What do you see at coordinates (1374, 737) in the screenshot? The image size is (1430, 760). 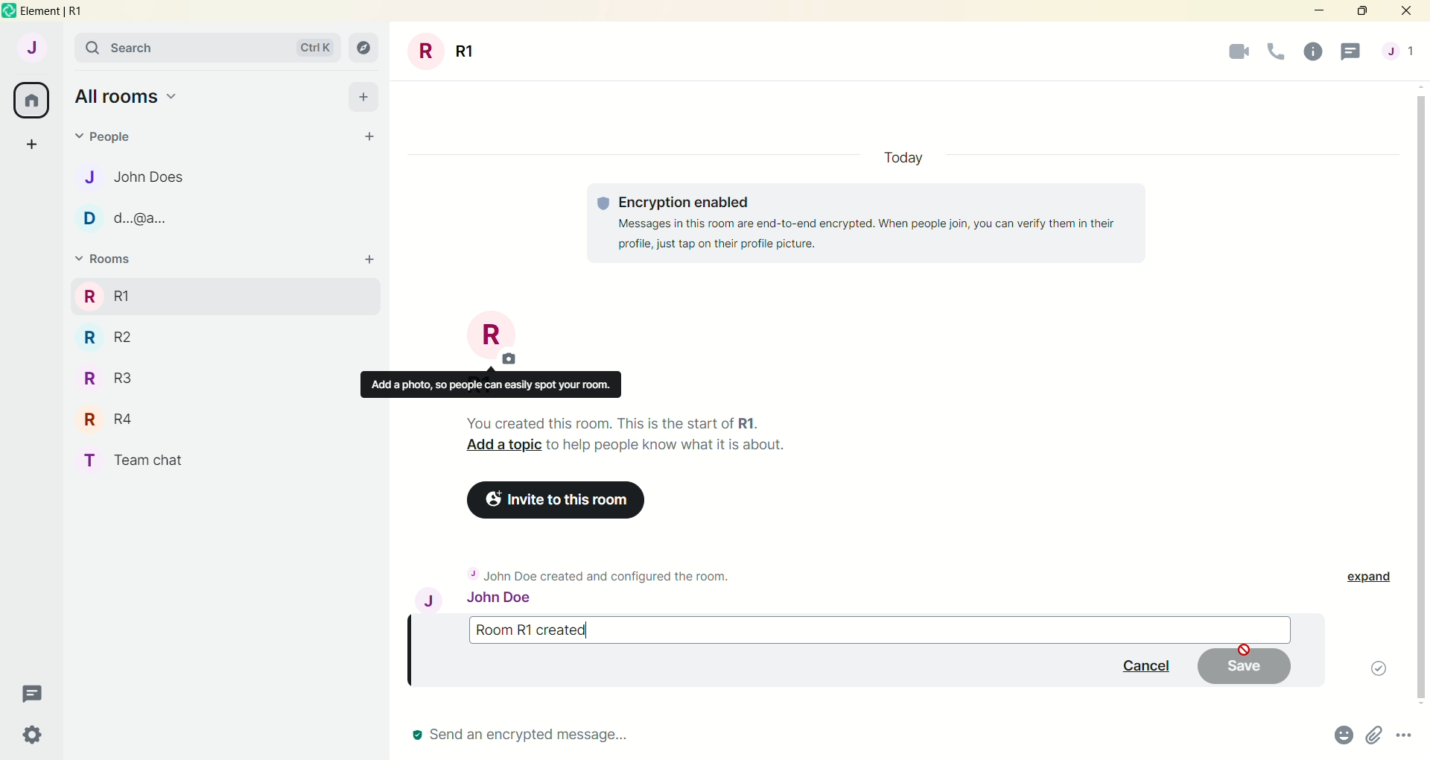 I see `attachments` at bounding box center [1374, 737].